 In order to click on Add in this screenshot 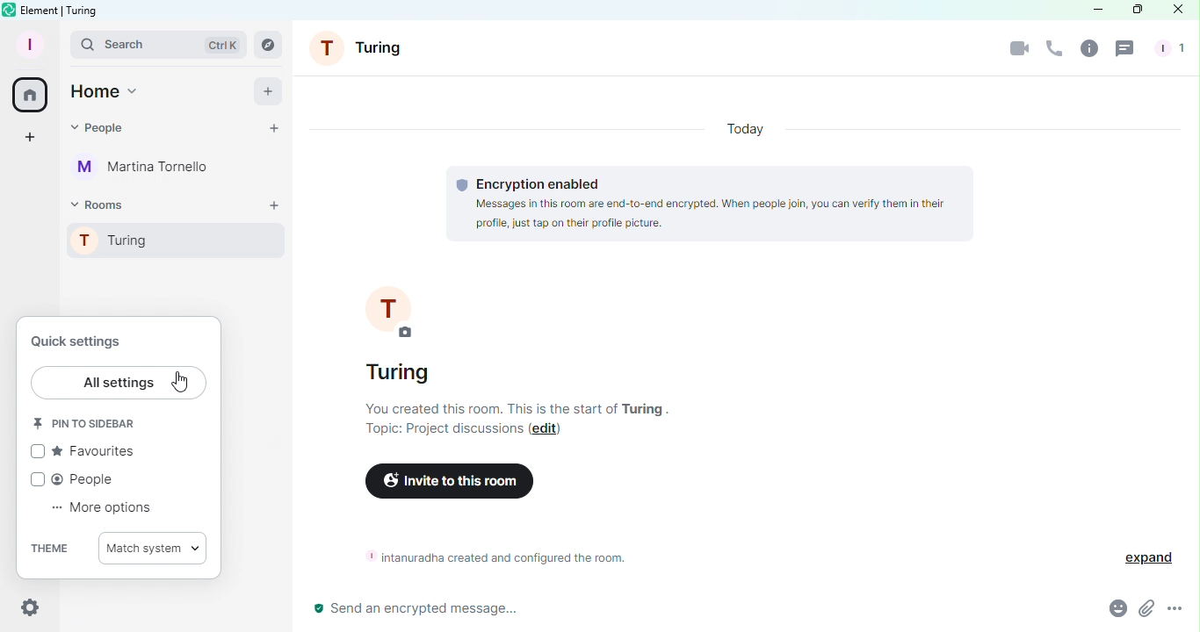, I will do `click(266, 89)`.